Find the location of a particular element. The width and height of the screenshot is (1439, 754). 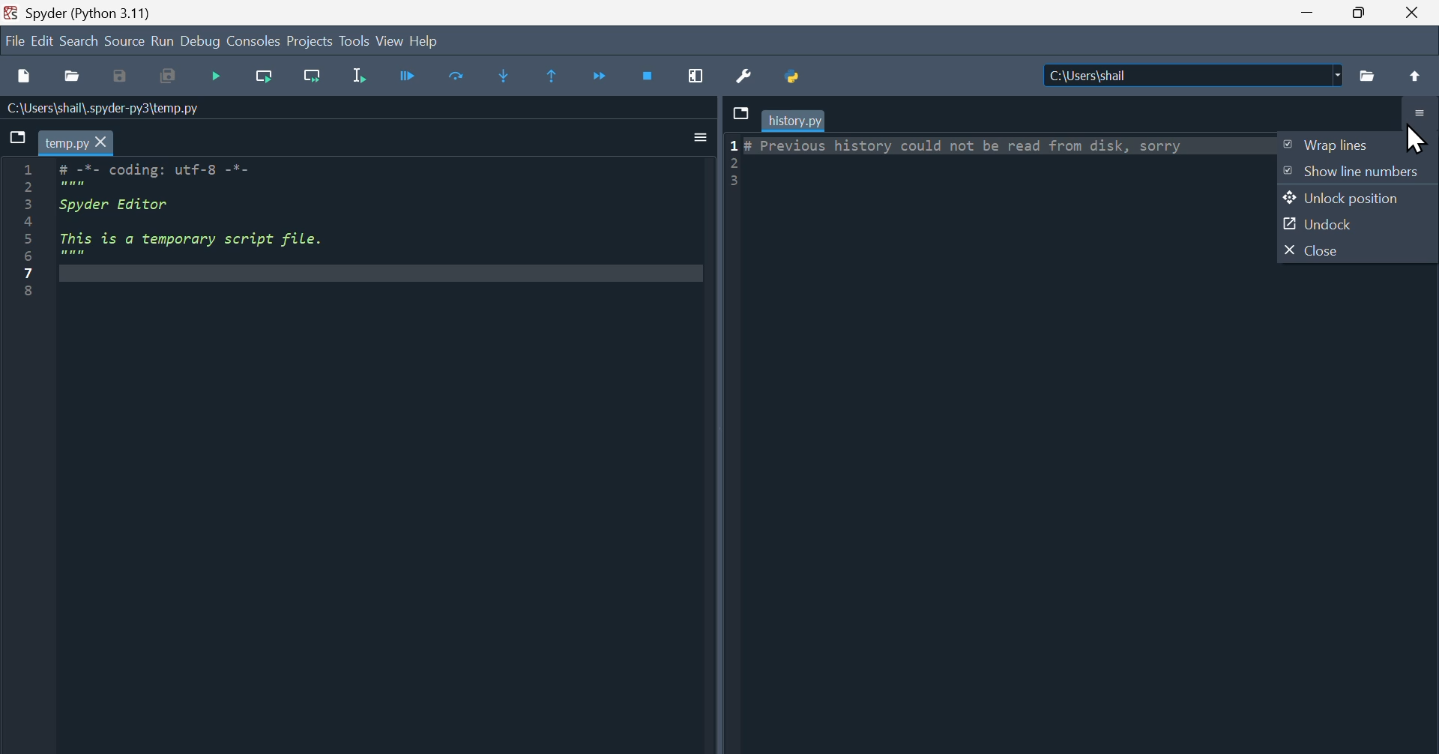

open file is located at coordinates (75, 79).